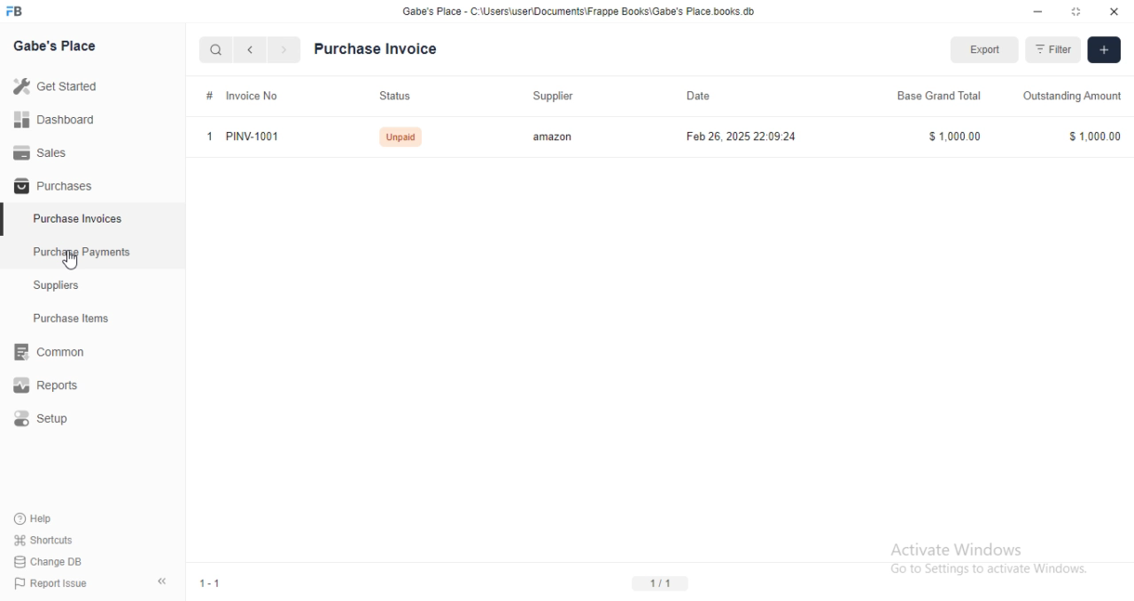  What do you see at coordinates (161, 581) in the screenshot?
I see `collapse sidebar` at bounding box center [161, 581].